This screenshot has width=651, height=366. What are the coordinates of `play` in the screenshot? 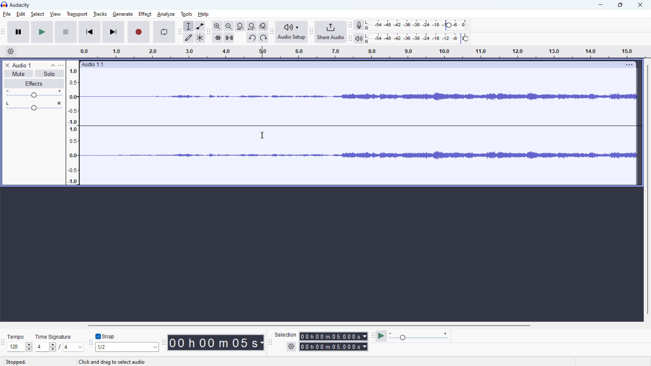 It's located at (42, 32).